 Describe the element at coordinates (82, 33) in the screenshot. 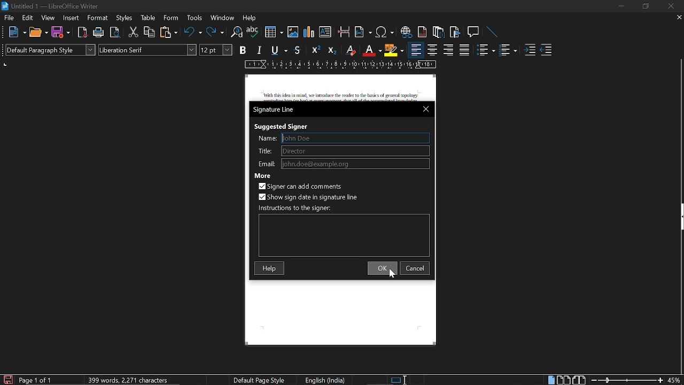

I see `export as pdf` at that location.